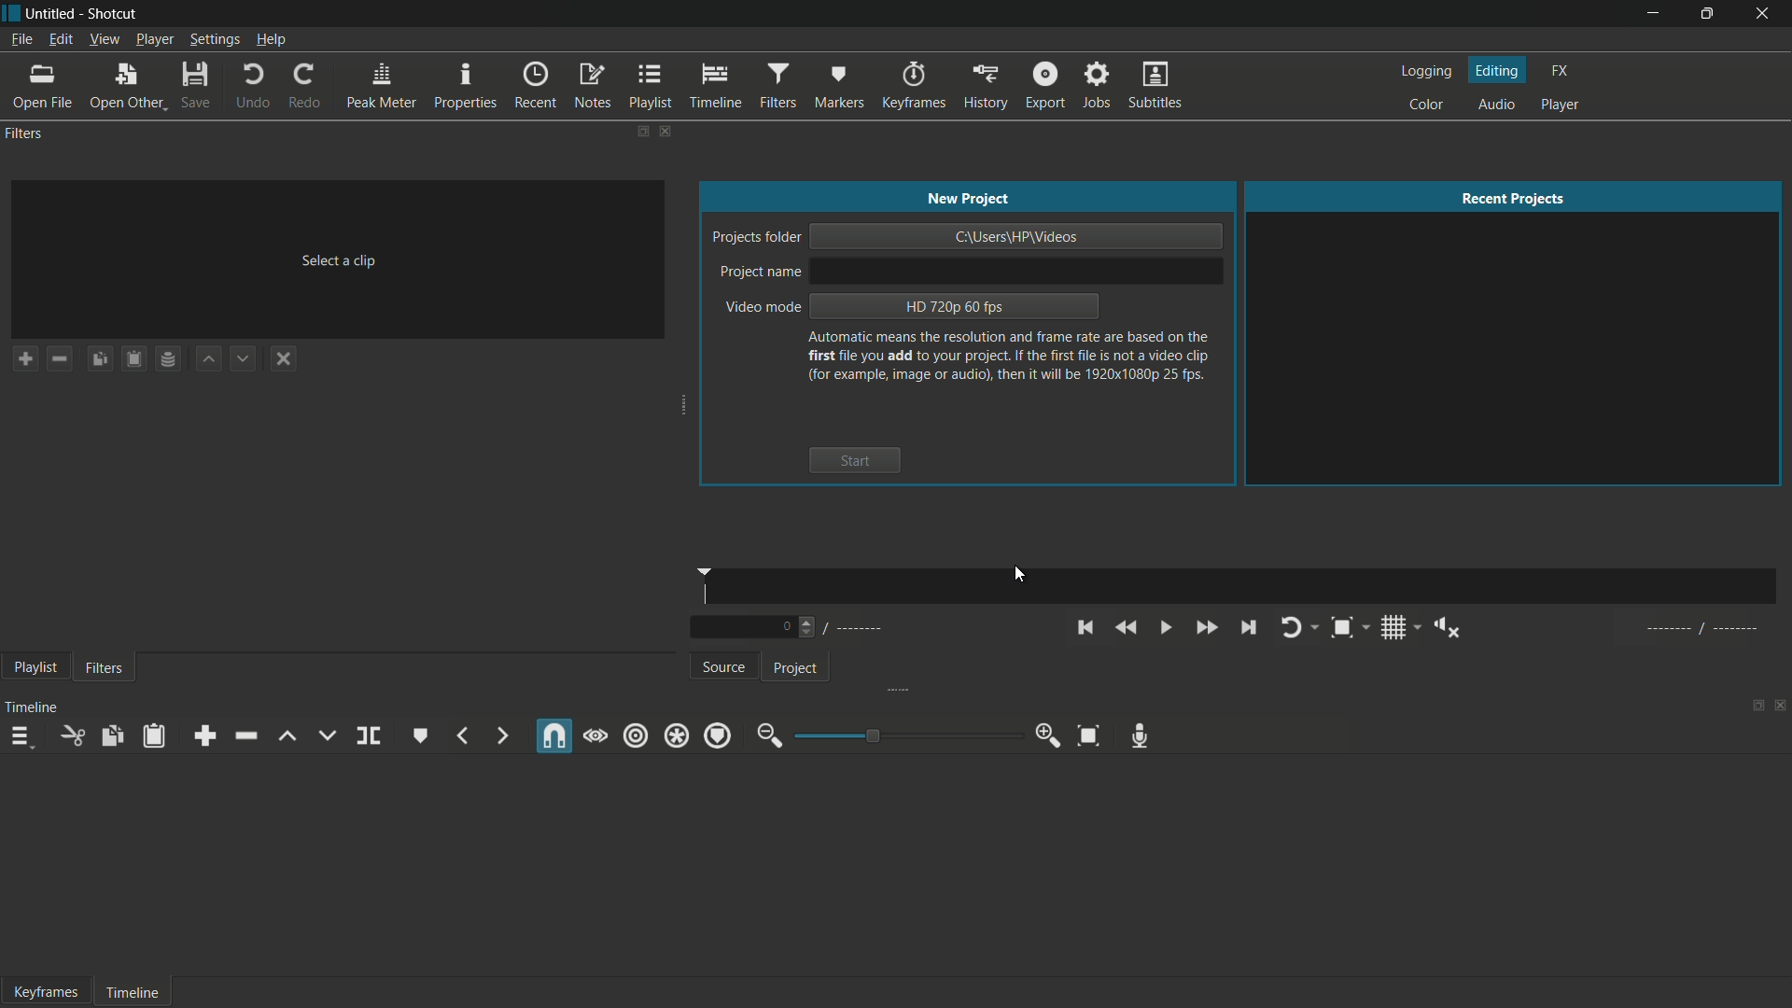  I want to click on save, so click(202, 88).